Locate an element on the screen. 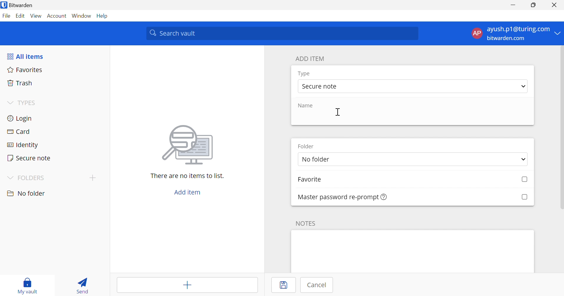  Window is located at coordinates (82, 16).